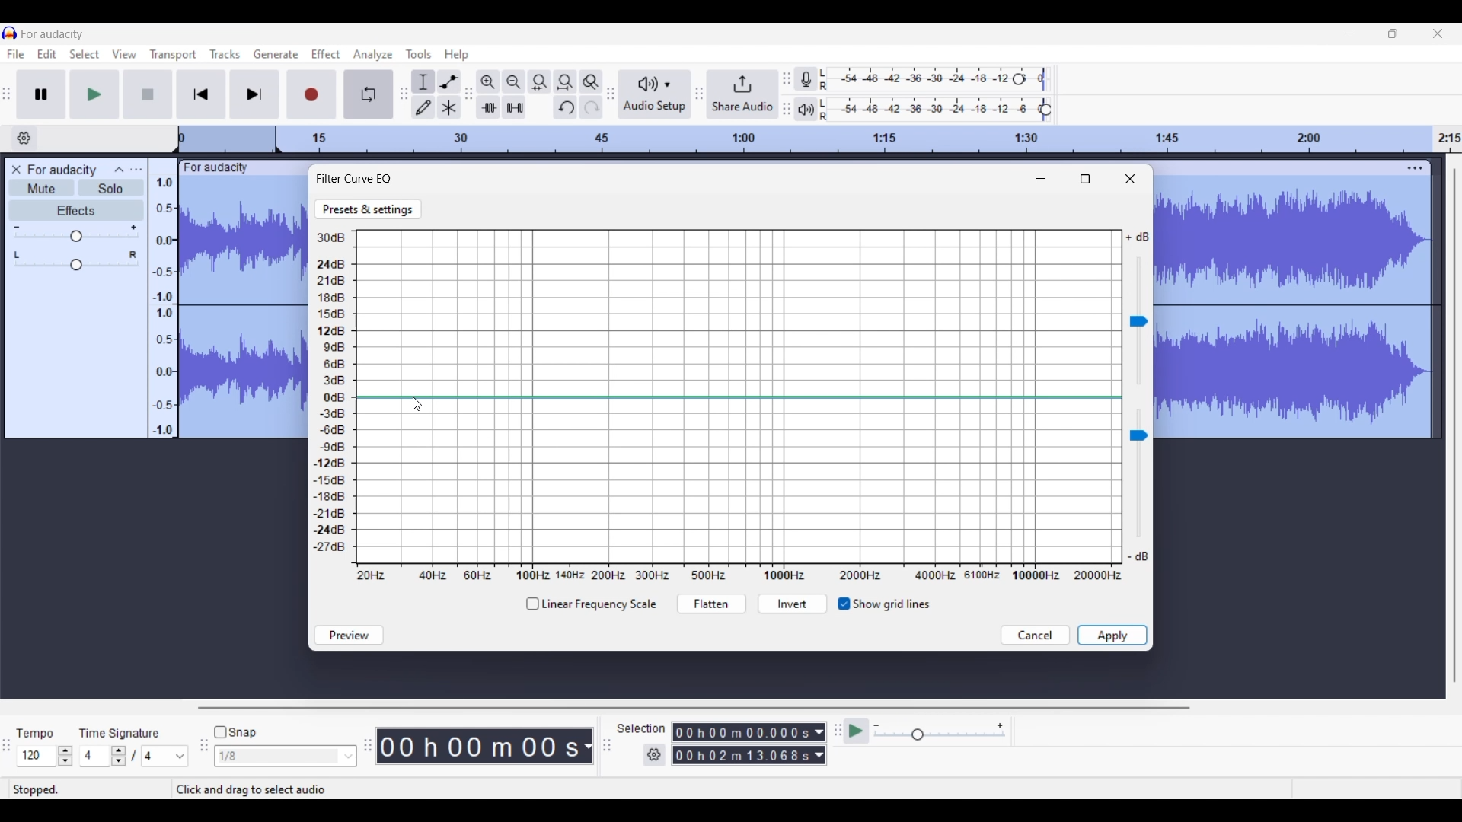 The width and height of the screenshot is (1462, 822). What do you see at coordinates (792, 605) in the screenshot?
I see `Invert` at bounding box center [792, 605].